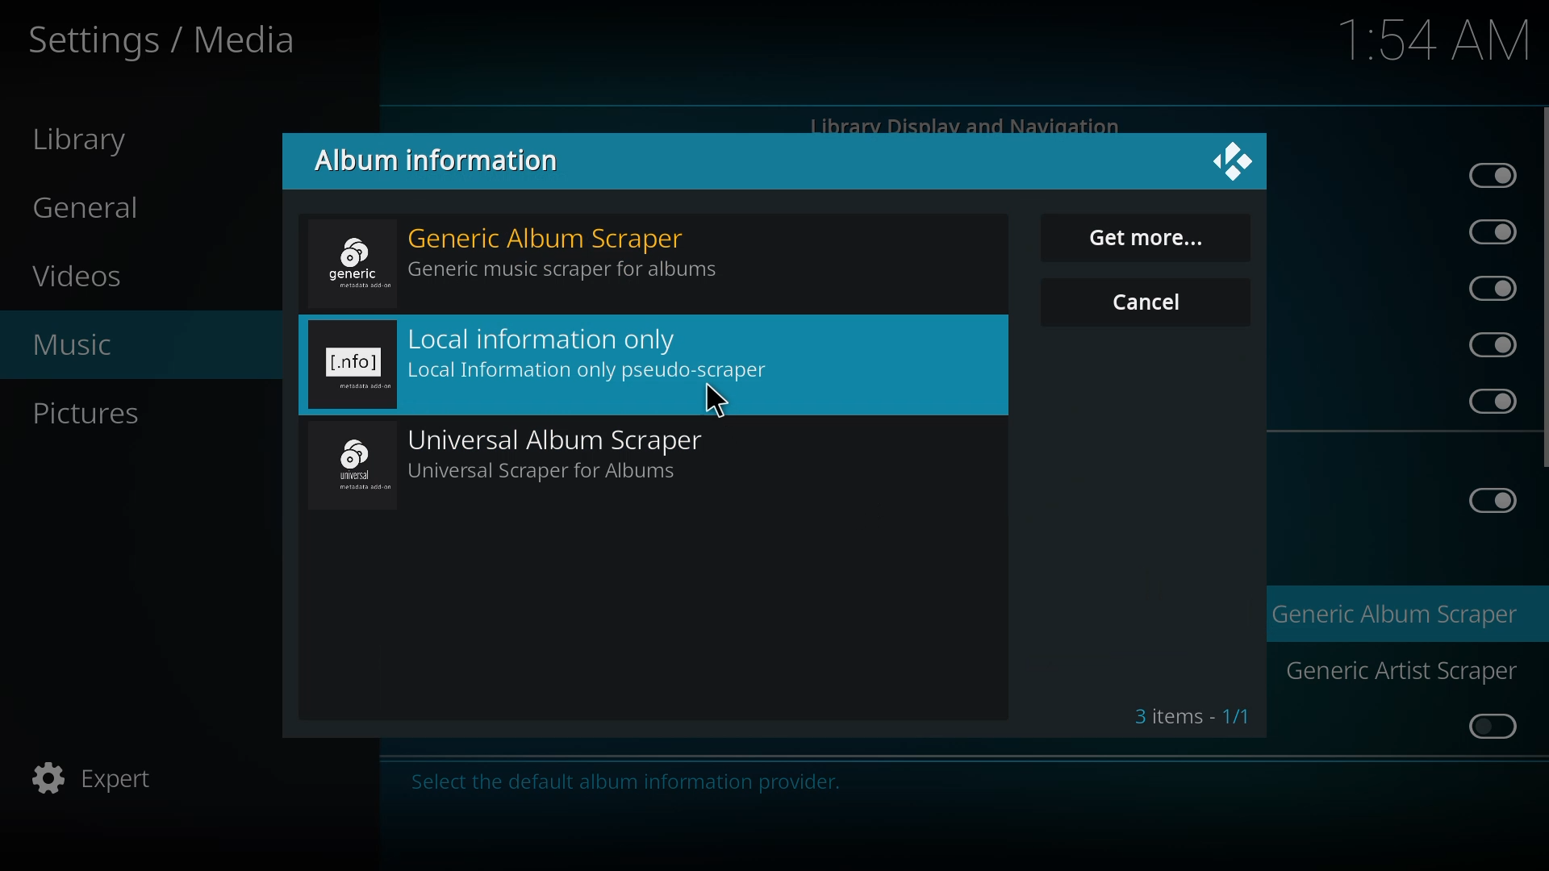 Image resolution: width=1549 pixels, height=871 pixels. Describe the element at coordinates (89, 415) in the screenshot. I see `pictures` at that location.